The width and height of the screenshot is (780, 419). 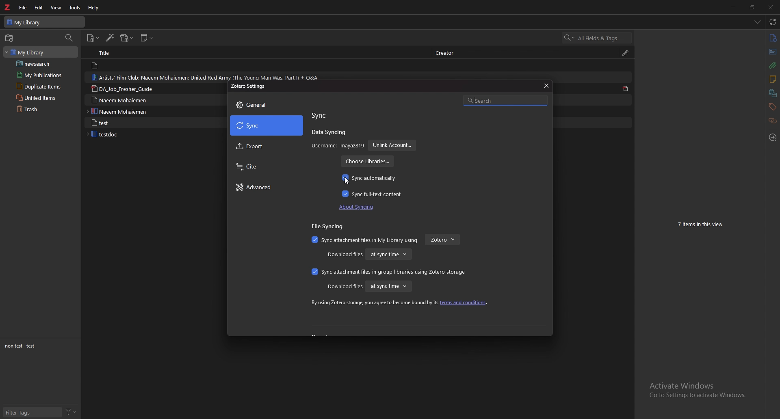 What do you see at coordinates (56, 8) in the screenshot?
I see `view` at bounding box center [56, 8].